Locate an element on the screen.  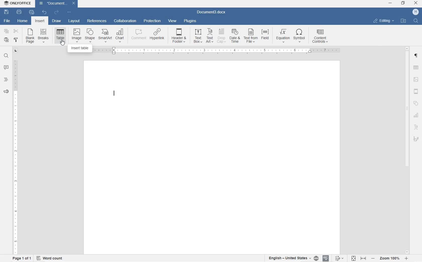
HEADINGS is located at coordinates (5, 81).